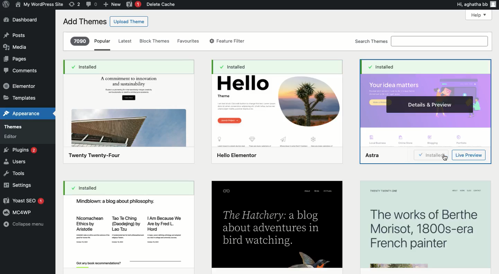 This screenshot has height=274, width=499. Describe the element at coordinates (494, 4) in the screenshot. I see `user icon` at that location.